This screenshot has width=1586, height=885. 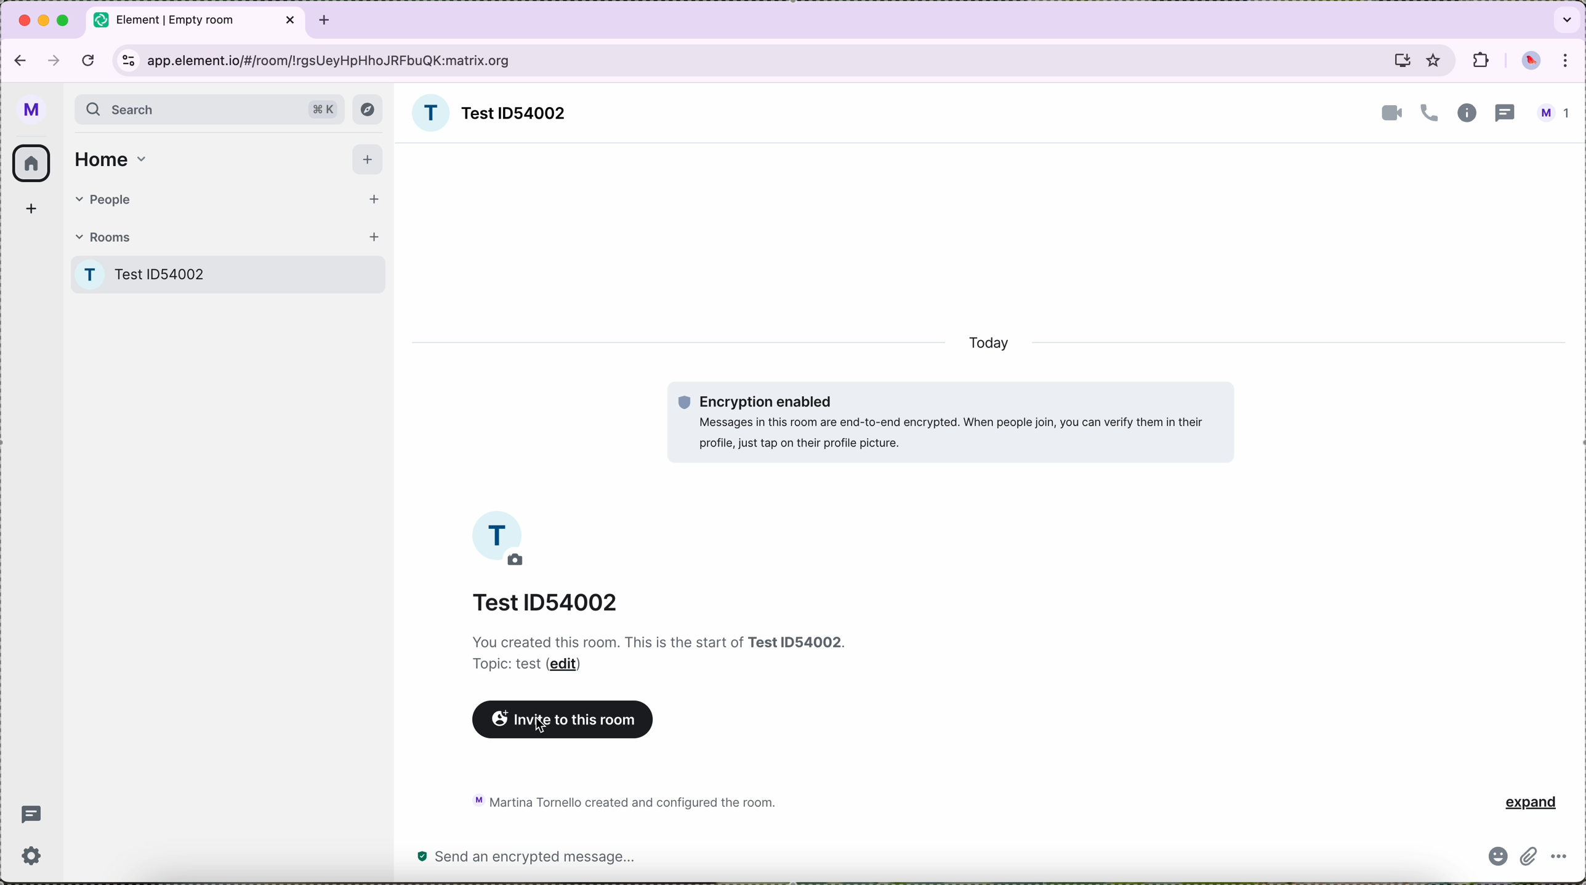 I want to click on send a message, so click(x=585, y=858).